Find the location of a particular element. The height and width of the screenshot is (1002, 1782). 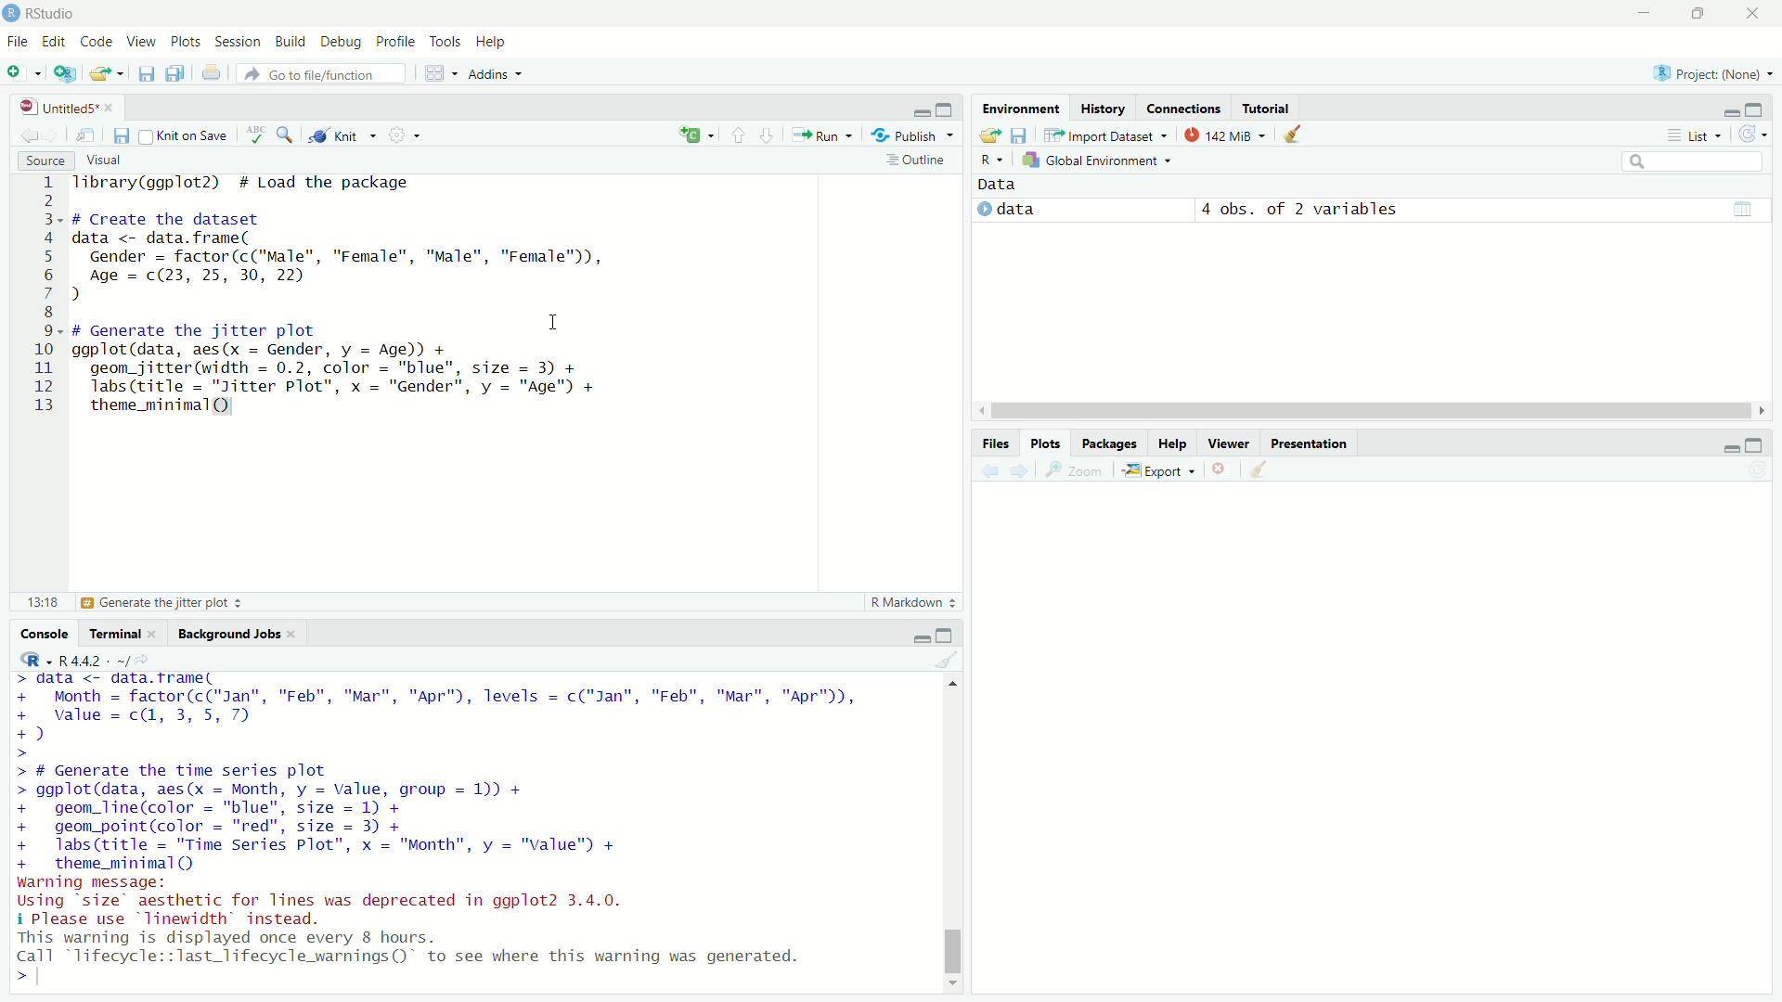

debug is located at coordinates (342, 39).